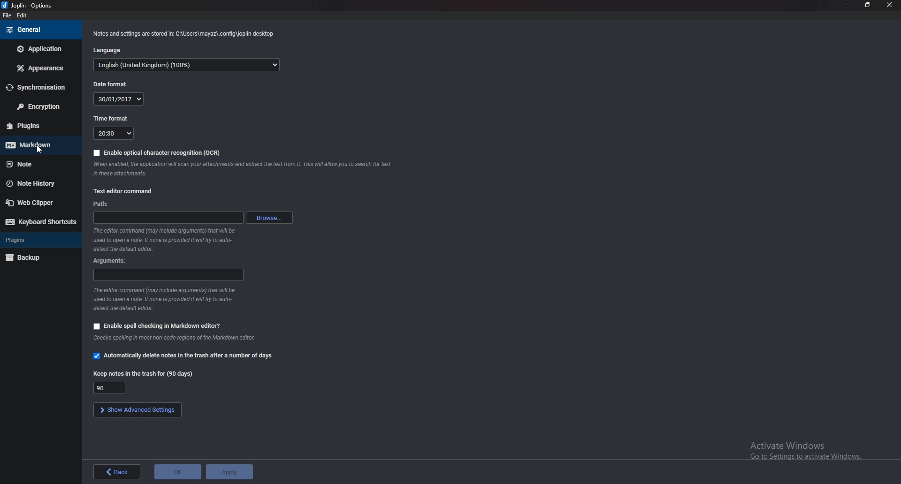  What do you see at coordinates (103, 204) in the screenshot?
I see `path` at bounding box center [103, 204].